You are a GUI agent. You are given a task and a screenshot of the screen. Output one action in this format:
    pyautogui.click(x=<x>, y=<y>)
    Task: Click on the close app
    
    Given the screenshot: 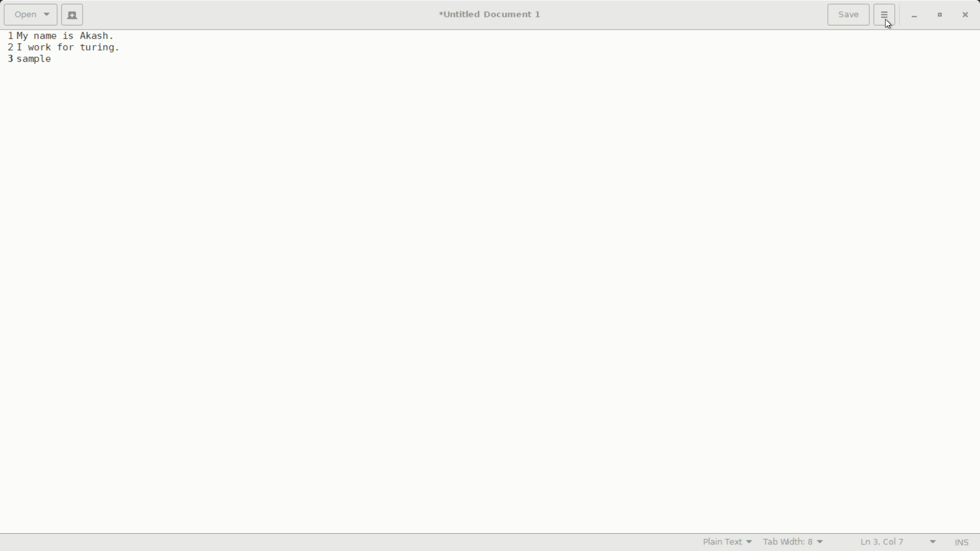 What is the action you would take?
    pyautogui.click(x=965, y=15)
    